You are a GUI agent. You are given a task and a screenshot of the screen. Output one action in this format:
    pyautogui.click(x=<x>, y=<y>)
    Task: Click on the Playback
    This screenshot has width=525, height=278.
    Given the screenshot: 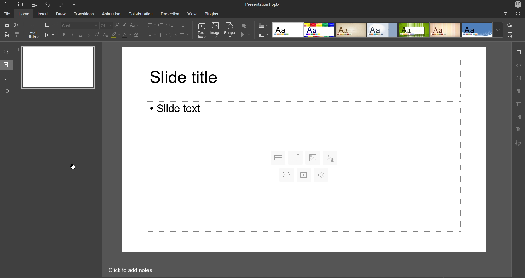 What is the action you would take?
    pyautogui.click(x=49, y=34)
    